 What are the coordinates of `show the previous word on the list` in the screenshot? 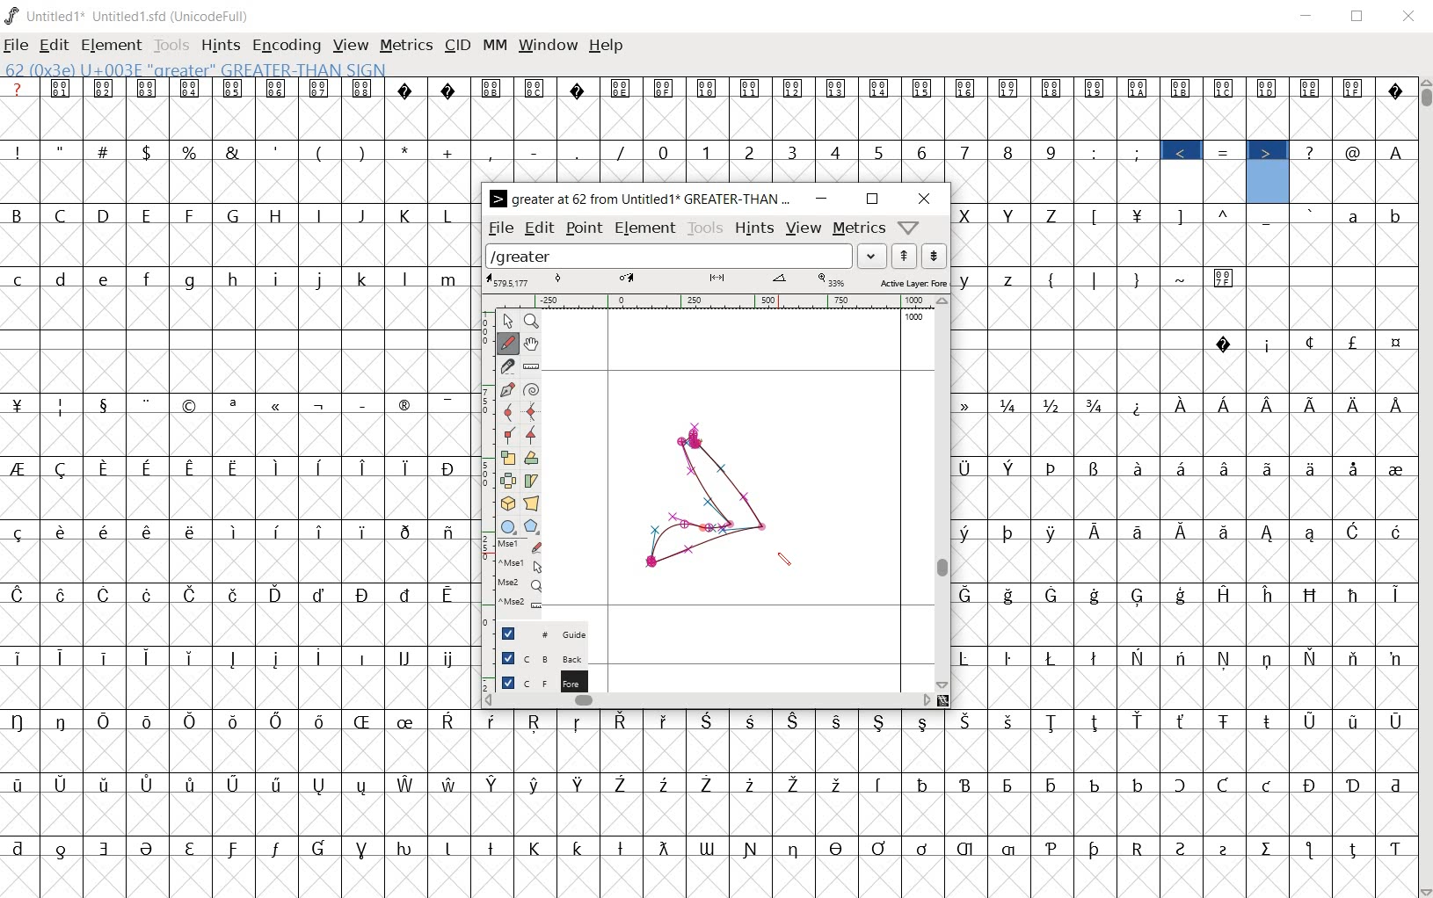 It's located at (935, 256).